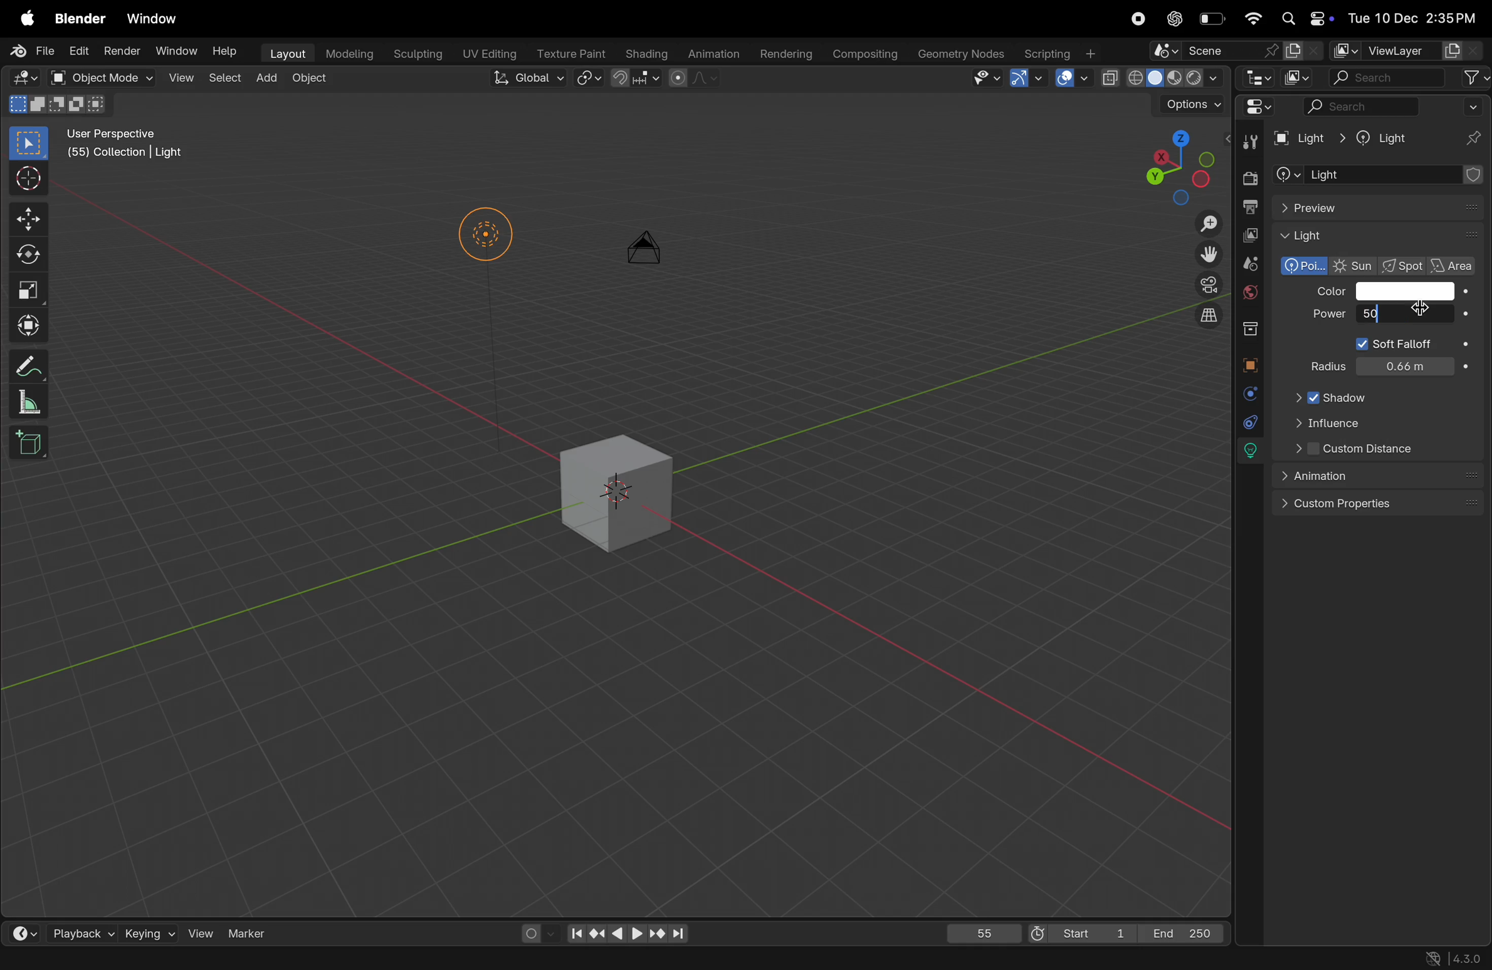  What do you see at coordinates (1249, 457) in the screenshot?
I see `lights` at bounding box center [1249, 457].